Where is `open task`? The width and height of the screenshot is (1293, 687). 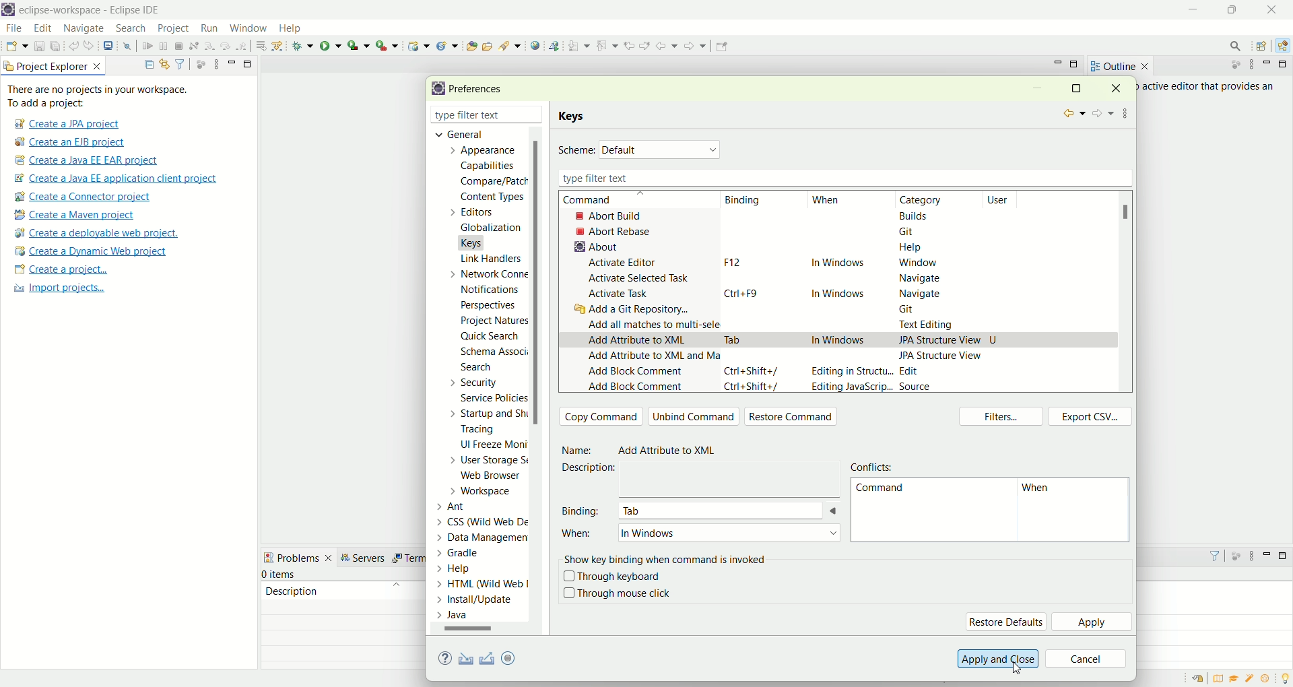
open task is located at coordinates (486, 44).